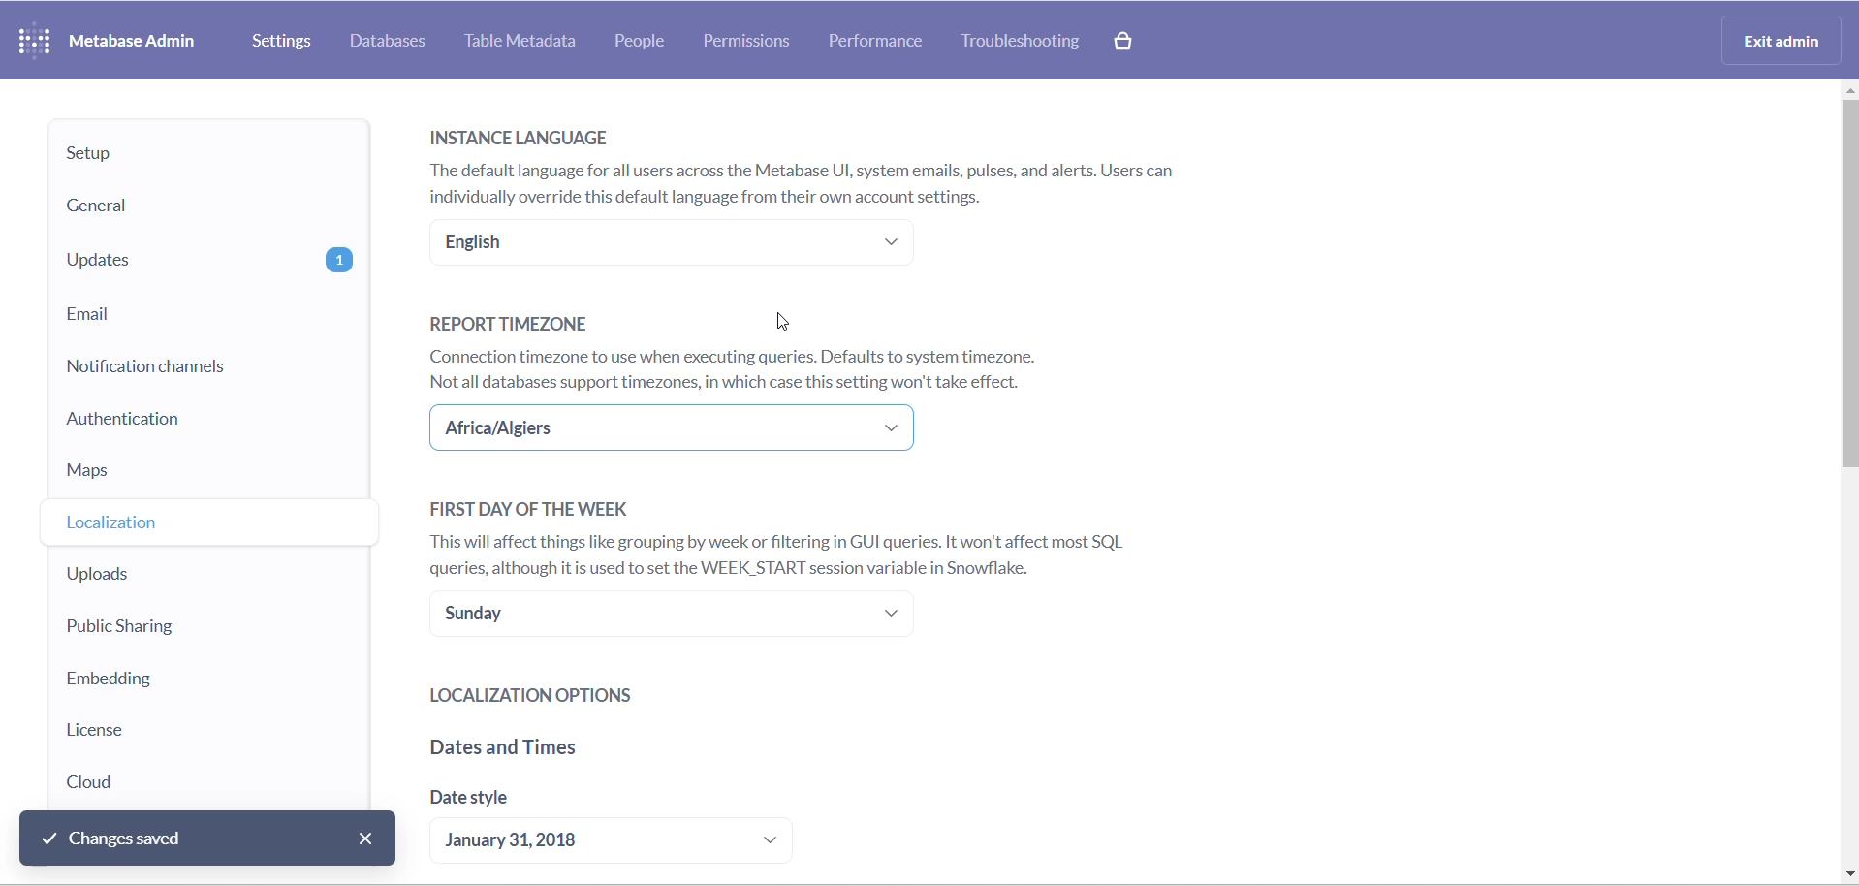  I want to click on EMBEDDDING, so click(169, 678).